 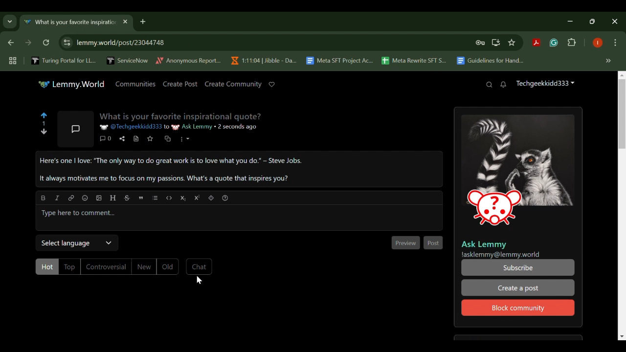 I want to click on Controversial, so click(x=105, y=267).